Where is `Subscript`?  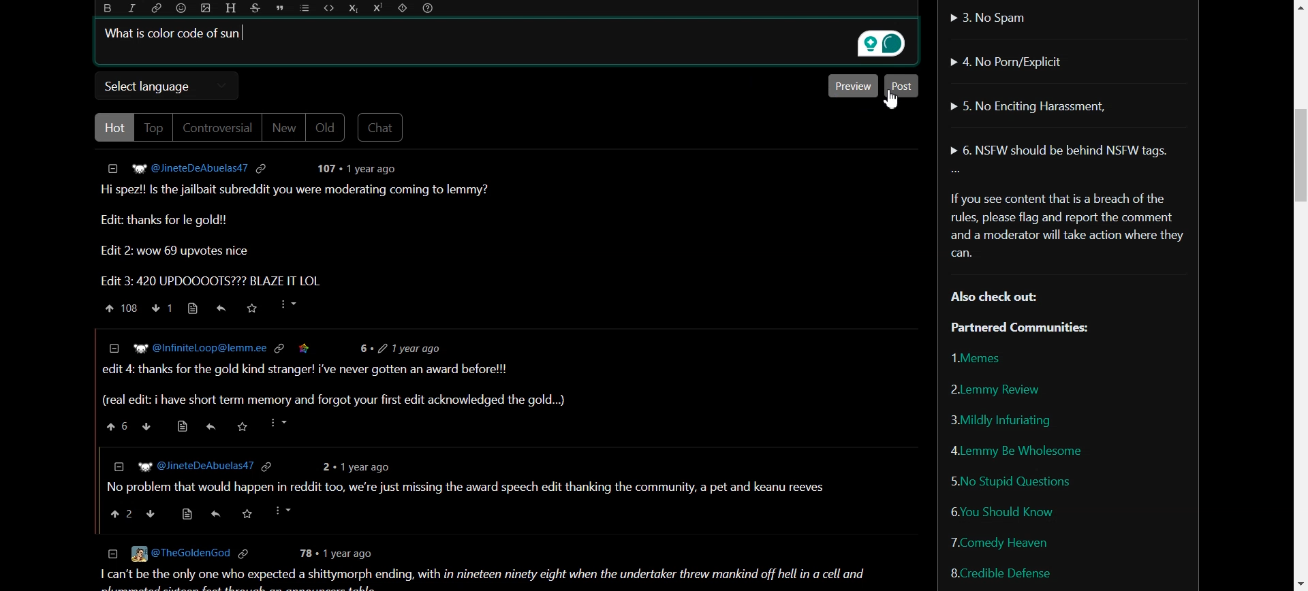
Subscript is located at coordinates (354, 8).